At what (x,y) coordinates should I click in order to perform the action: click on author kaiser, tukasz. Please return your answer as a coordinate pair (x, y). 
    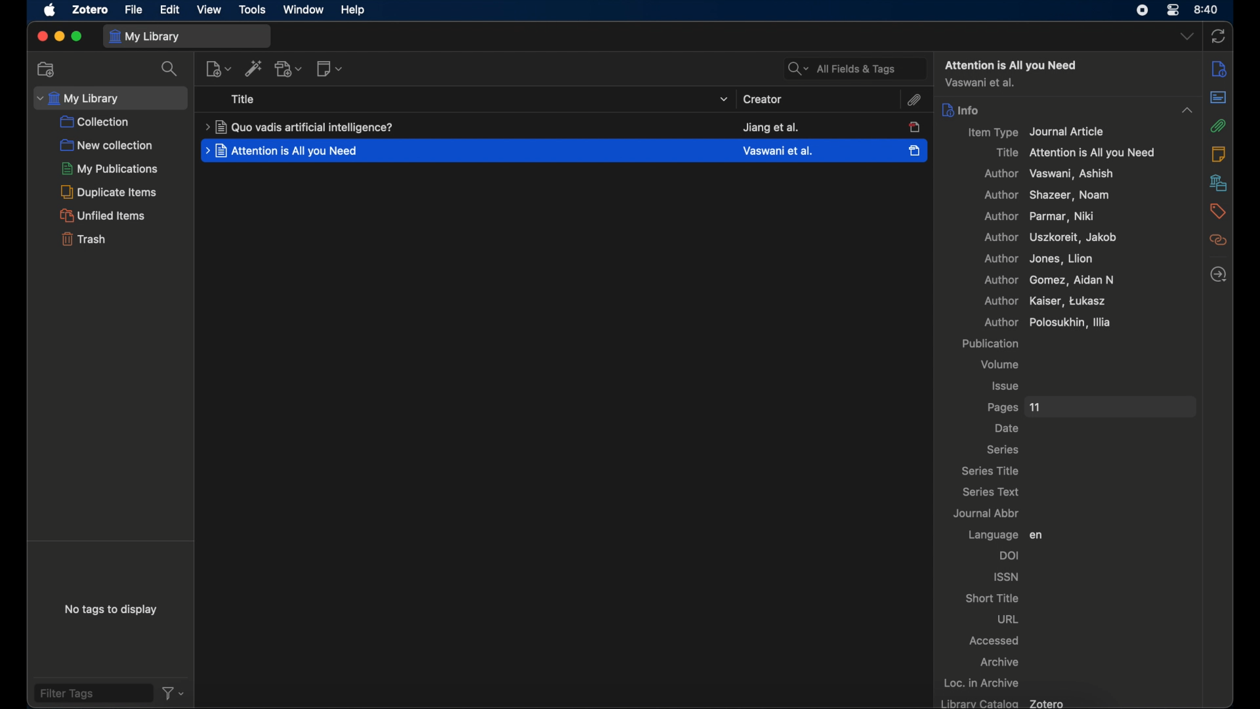
    Looking at the image, I should click on (1044, 301).